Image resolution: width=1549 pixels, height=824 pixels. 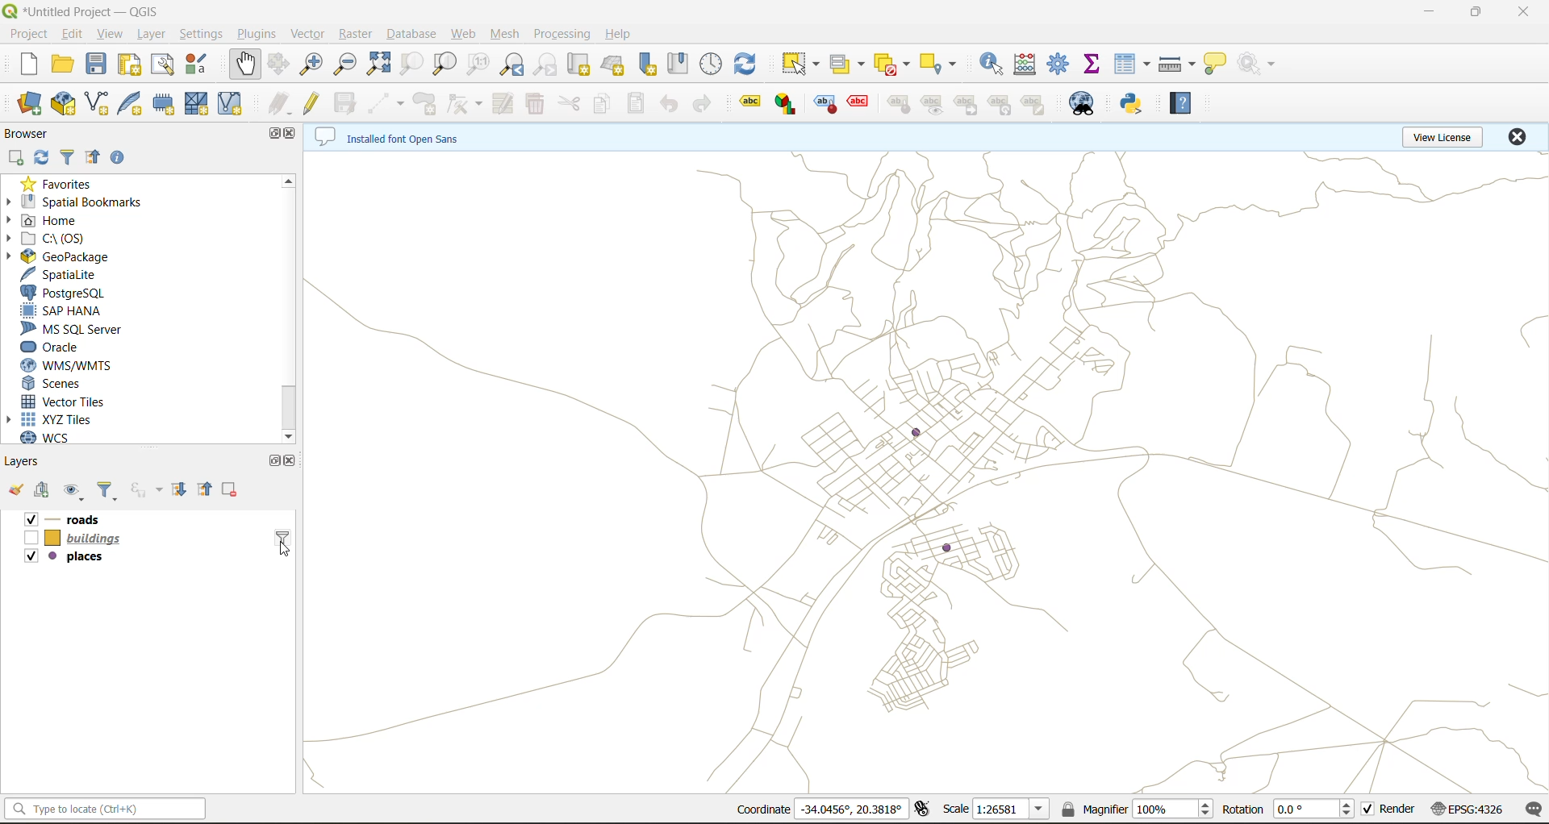 What do you see at coordinates (344, 106) in the screenshot?
I see `save edits` at bounding box center [344, 106].